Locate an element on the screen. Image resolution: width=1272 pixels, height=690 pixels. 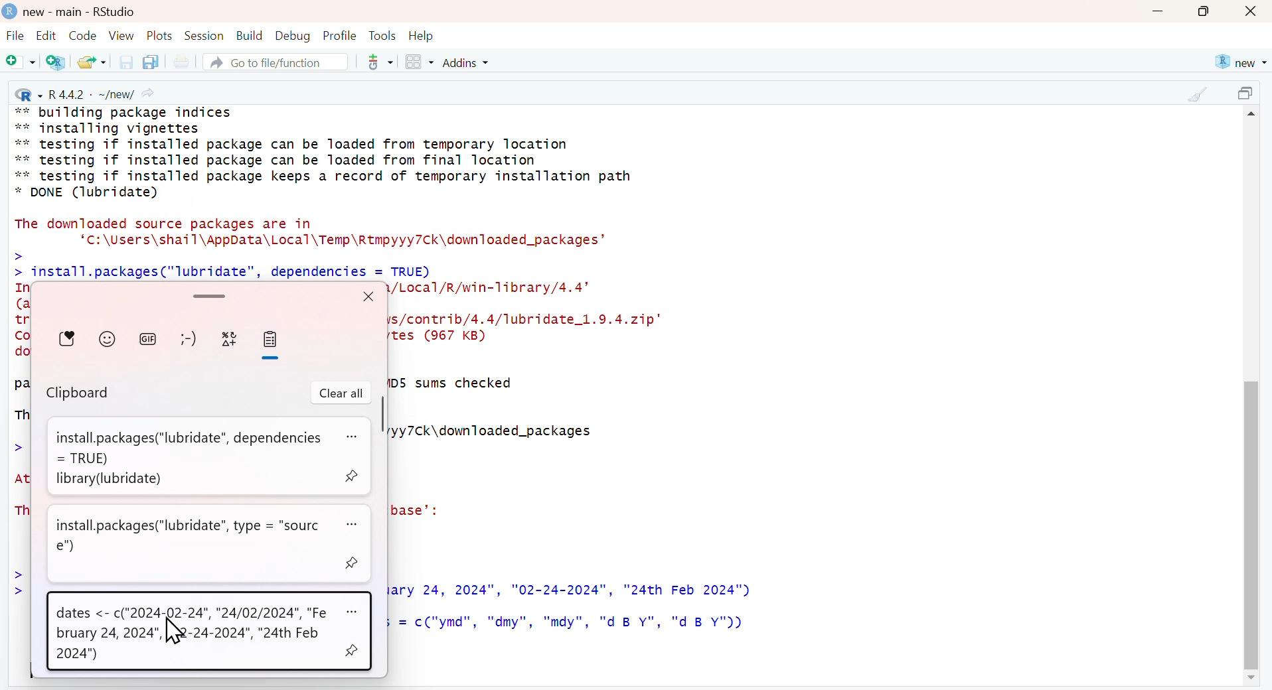
Session is located at coordinates (204, 35).